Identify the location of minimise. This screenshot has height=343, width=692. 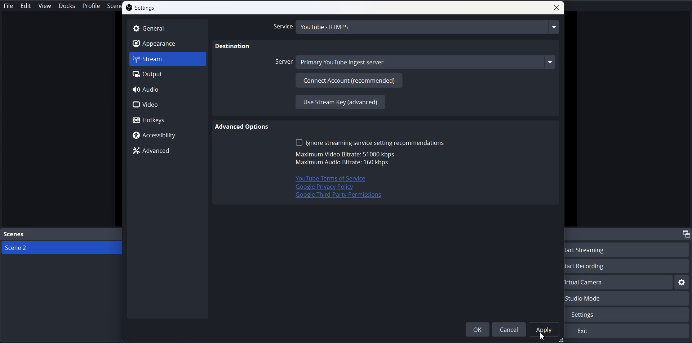
(685, 233).